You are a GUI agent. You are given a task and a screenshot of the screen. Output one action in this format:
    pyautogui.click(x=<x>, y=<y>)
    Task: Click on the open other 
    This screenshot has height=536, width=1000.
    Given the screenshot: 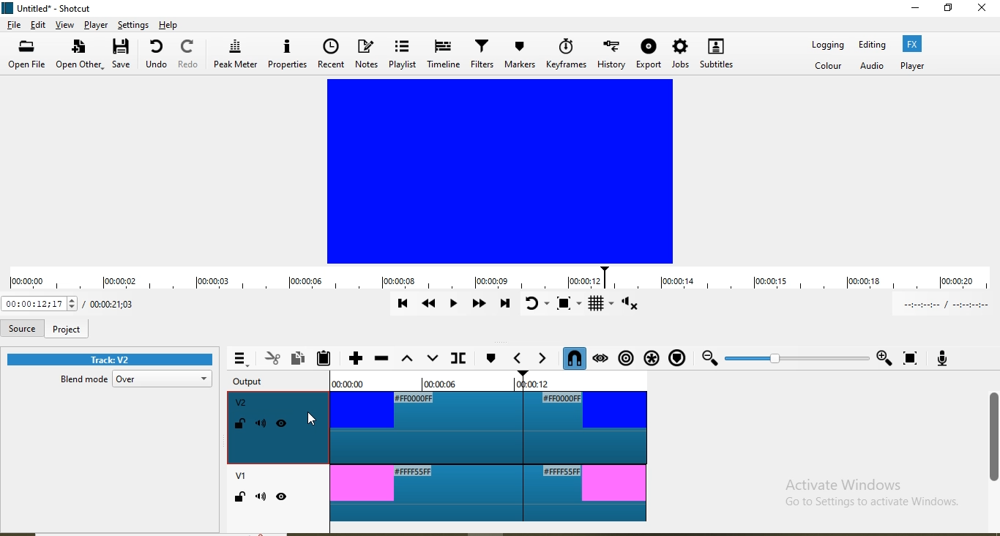 What is the action you would take?
    pyautogui.click(x=80, y=57)
    